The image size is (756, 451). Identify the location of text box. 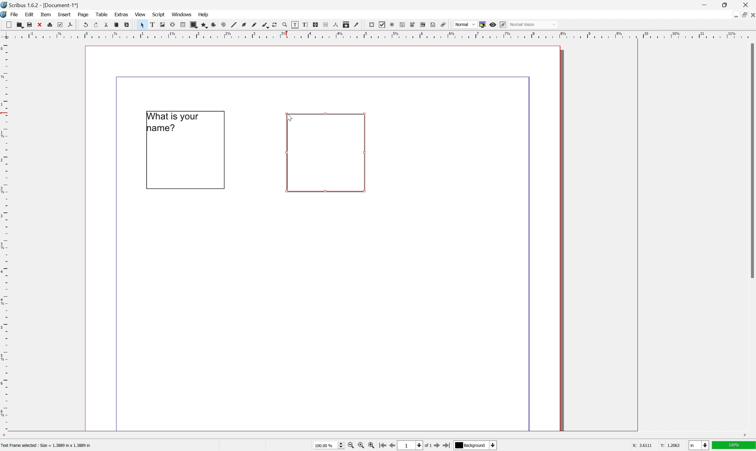
(324, 151).